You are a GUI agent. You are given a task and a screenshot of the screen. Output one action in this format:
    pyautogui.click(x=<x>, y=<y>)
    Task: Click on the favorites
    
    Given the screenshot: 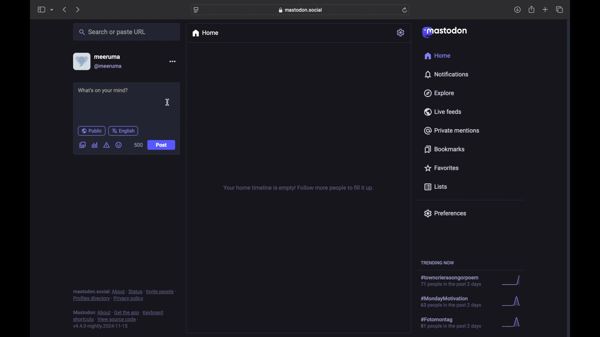 What is the action you would take?
    pyautogui.click(x=441, y=168)
    